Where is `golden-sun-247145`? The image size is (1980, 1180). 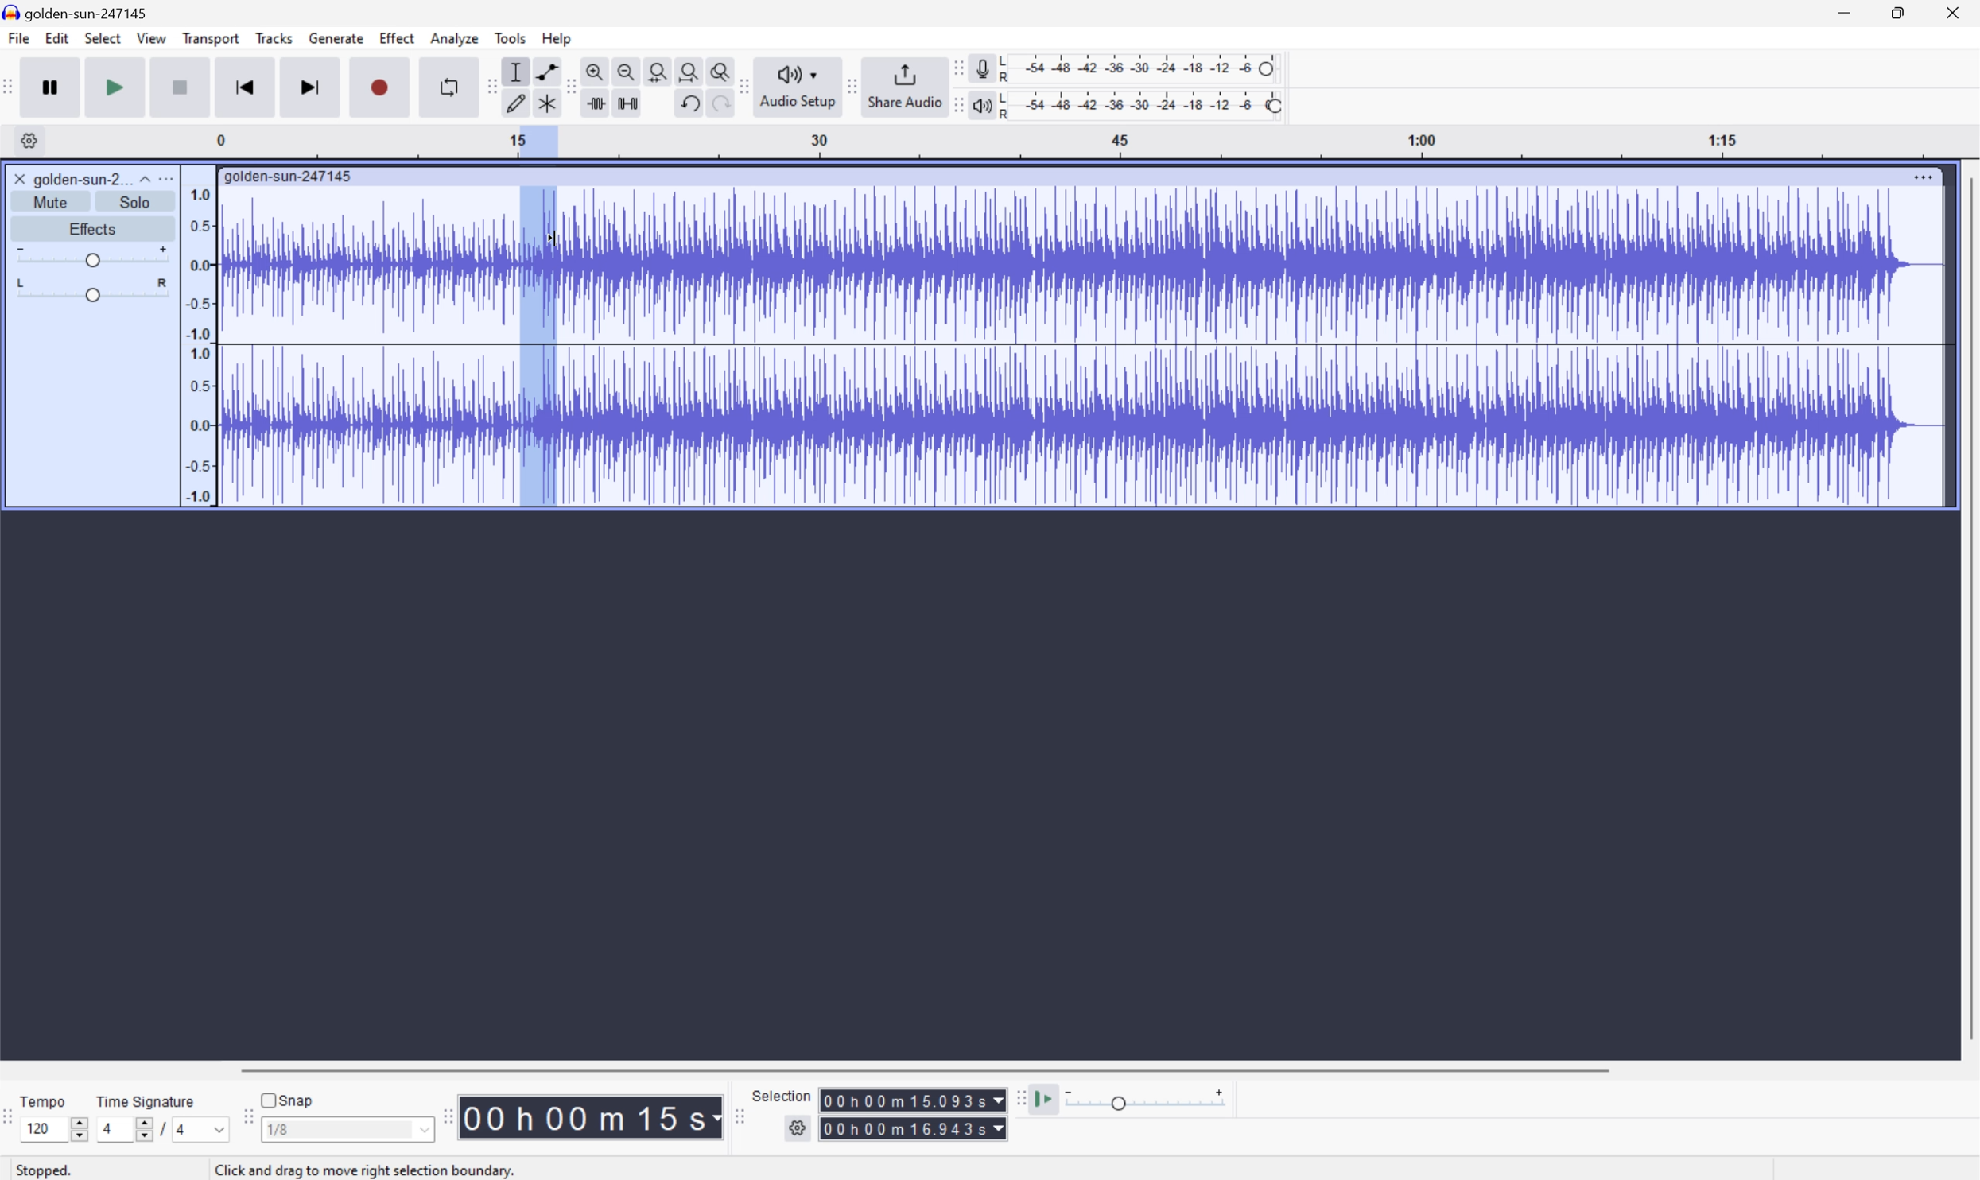
golden-sun-247145 is located at coordinates (80, 12).